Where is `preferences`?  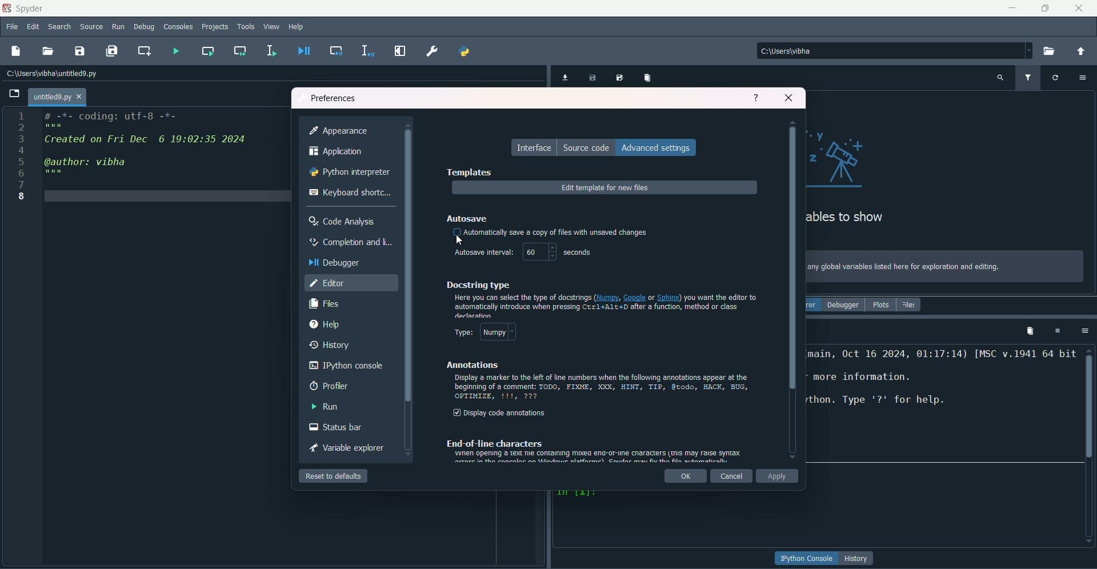 preferences is located at coordinates (431, 51).